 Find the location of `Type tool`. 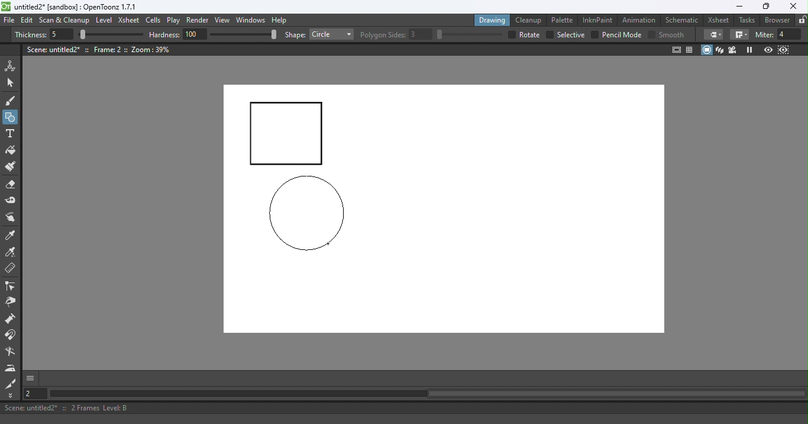

Type tool is located at coordinates (10, 134).